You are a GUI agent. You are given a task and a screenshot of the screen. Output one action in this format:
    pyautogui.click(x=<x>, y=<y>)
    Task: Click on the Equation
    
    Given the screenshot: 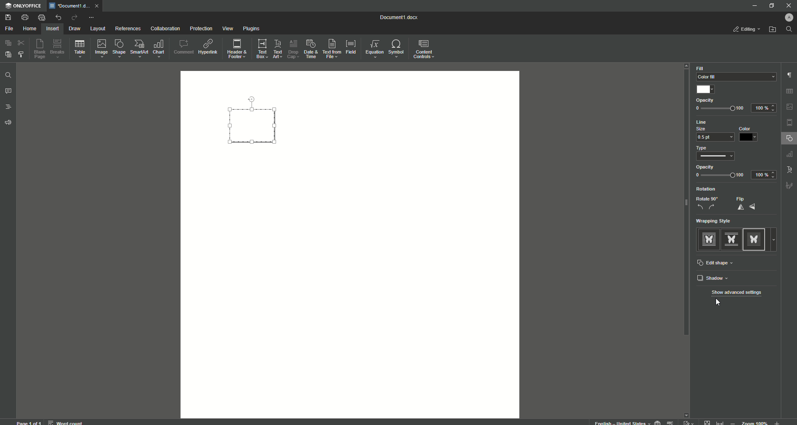 What is the action you would take?
    pyautogui.click(x=372, y=48)
    